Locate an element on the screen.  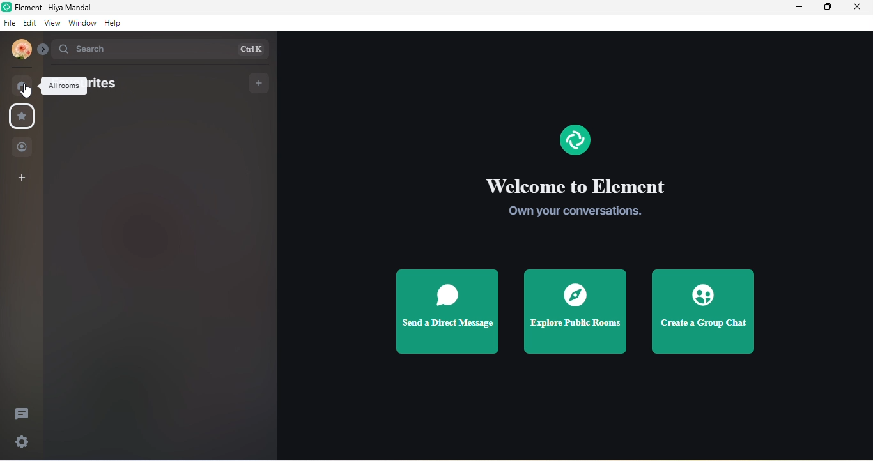
Window is located at coordinates (82, 22).